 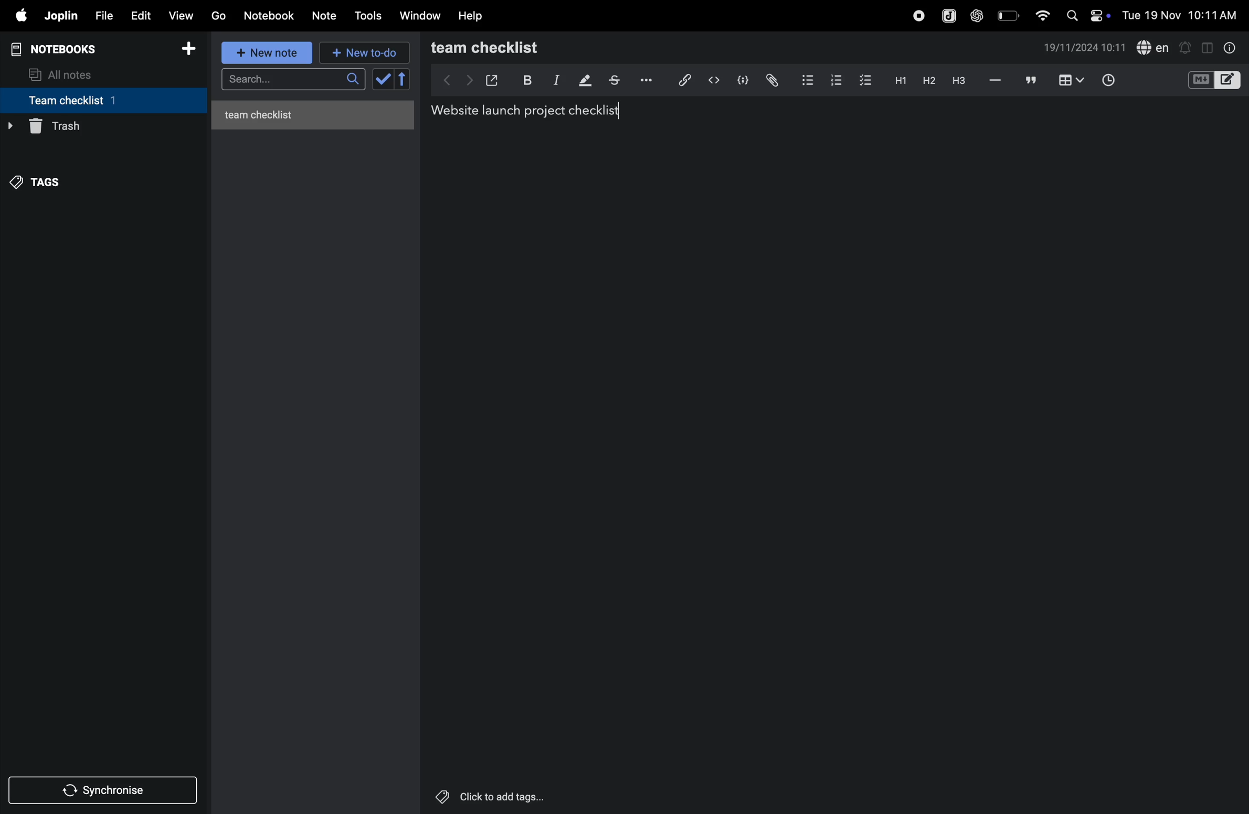 I want to click on Typing cursor, so click(x=618, y=110).